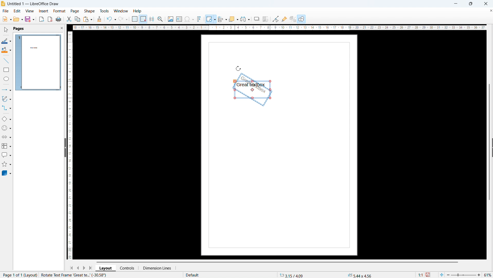 The image size is (493, 278). What do you see at coordinates (6, 69) in the screenshot?
I see `rectangle` at bounding box center [6, 69].